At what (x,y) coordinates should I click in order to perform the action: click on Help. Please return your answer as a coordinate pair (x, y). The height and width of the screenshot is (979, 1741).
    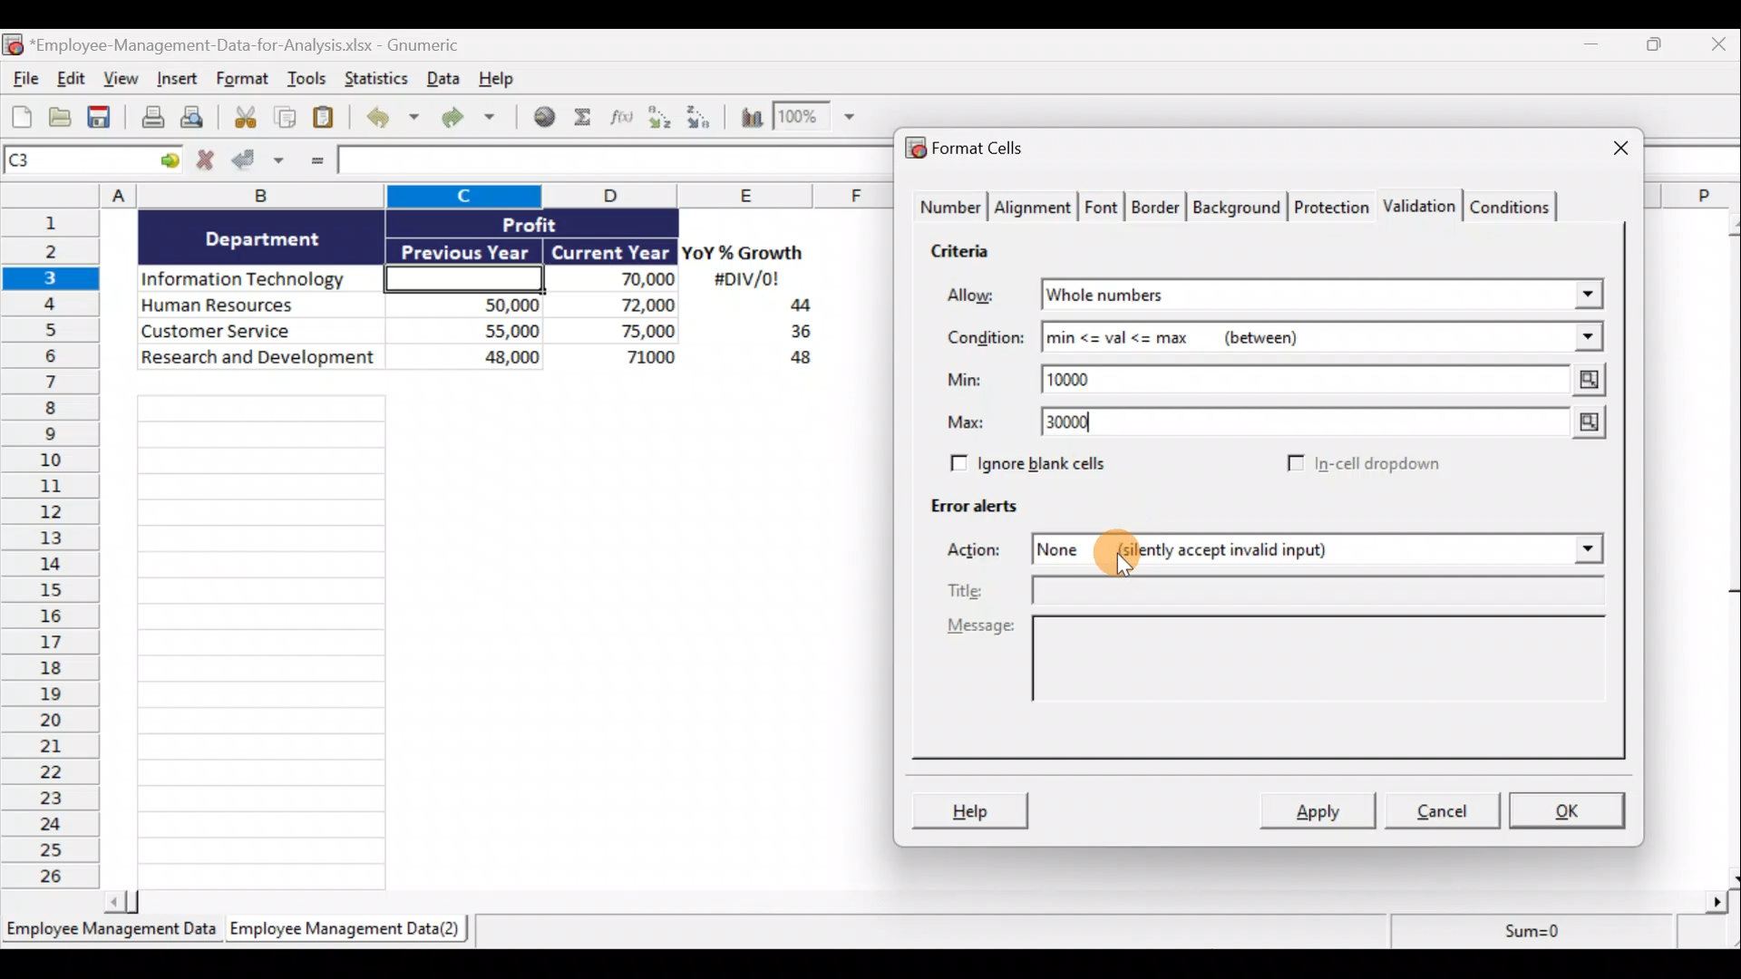
    Looking at the image, I should click on (973, 809).